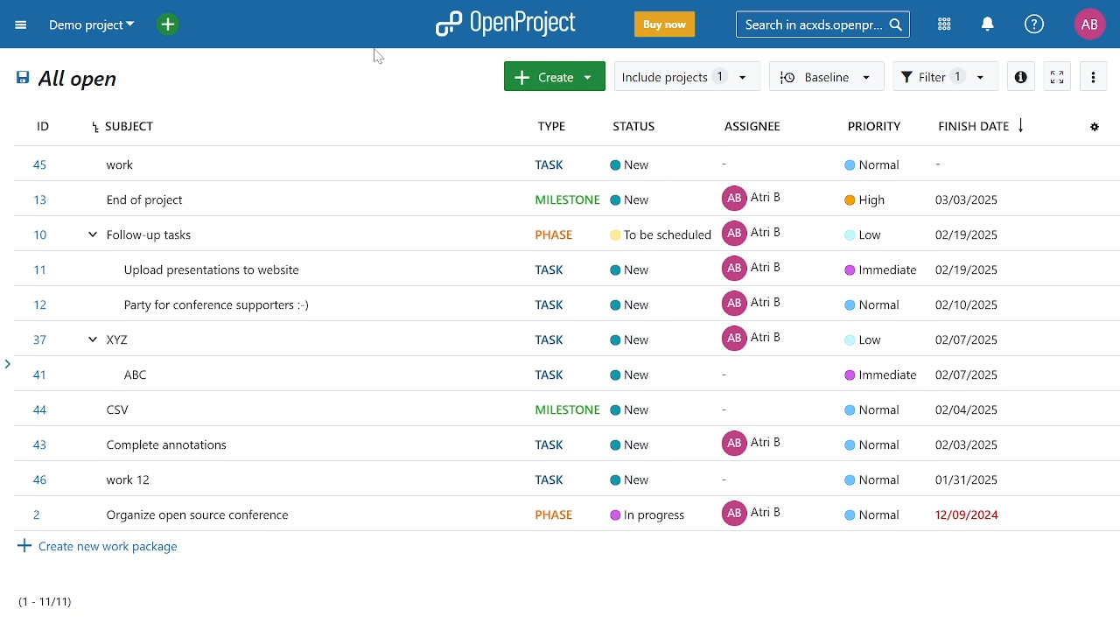  Describe the element at coordinates (564, 268) in the screenshot. I see `task titled "Party for party supporters"` at that location.